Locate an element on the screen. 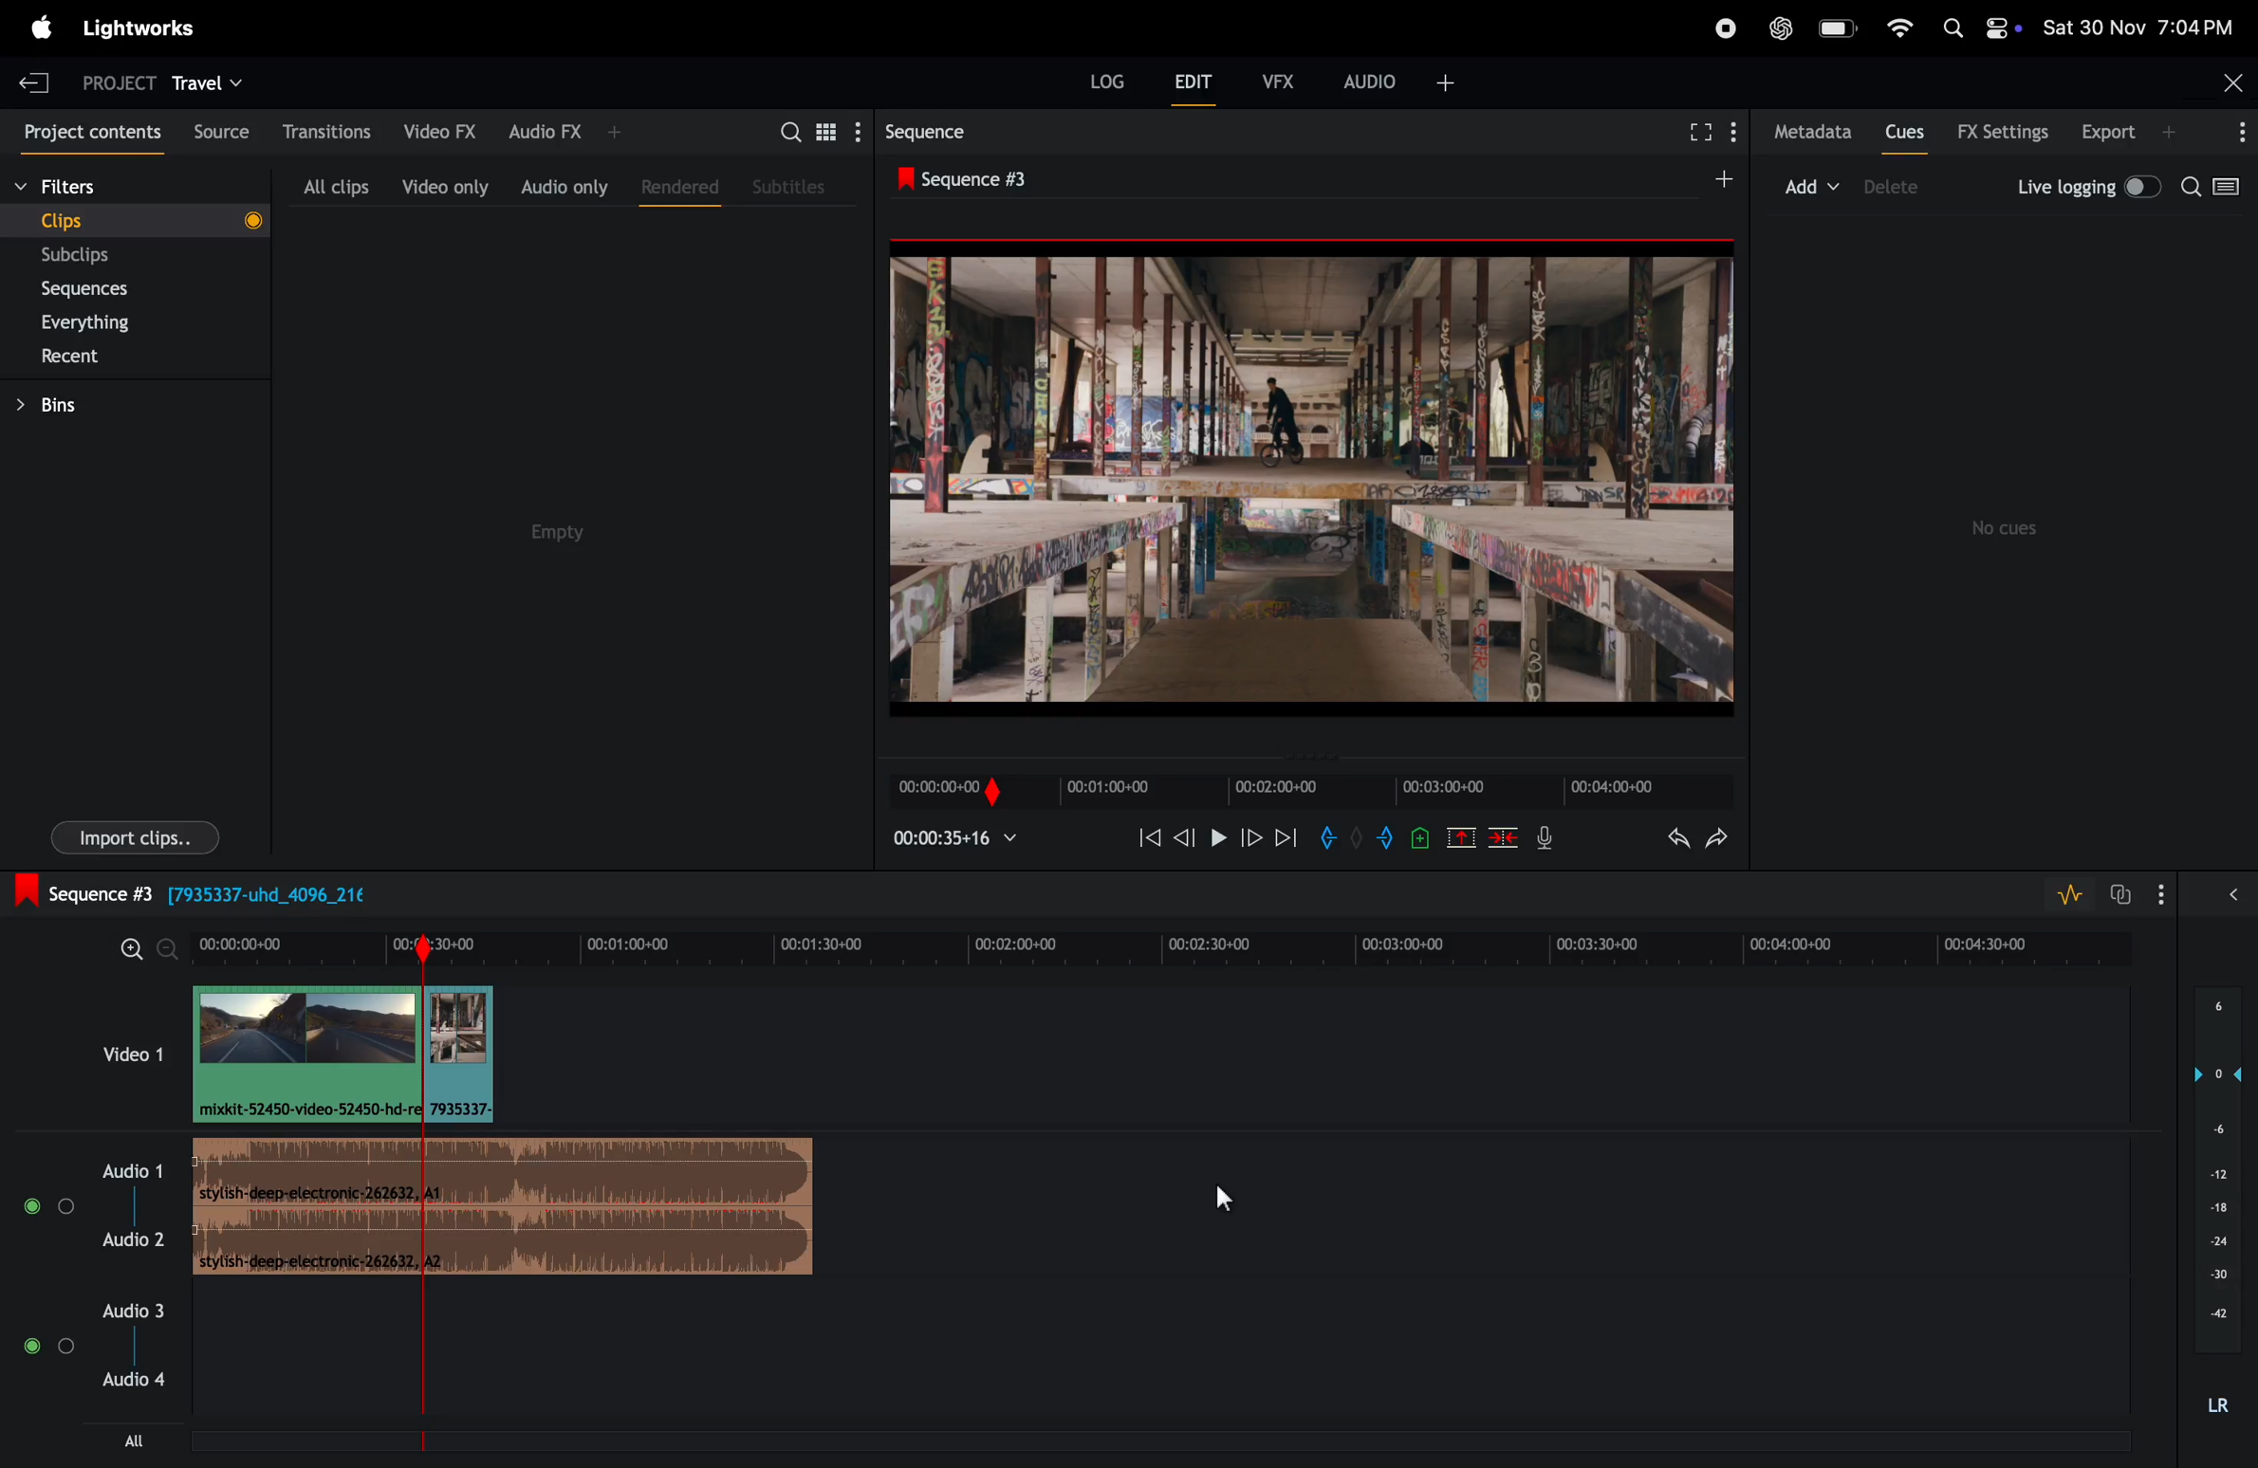  all is located at coordinates (123, 1440).